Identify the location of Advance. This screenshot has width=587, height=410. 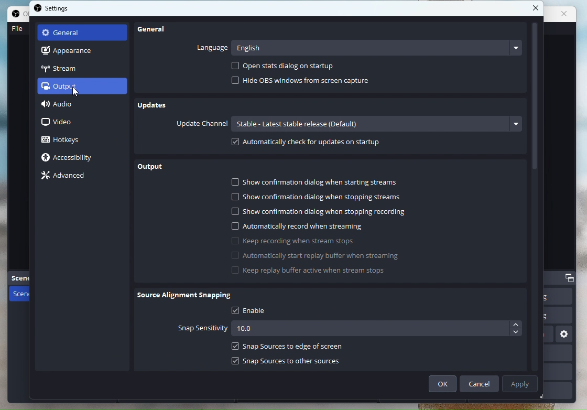
(67, 176).